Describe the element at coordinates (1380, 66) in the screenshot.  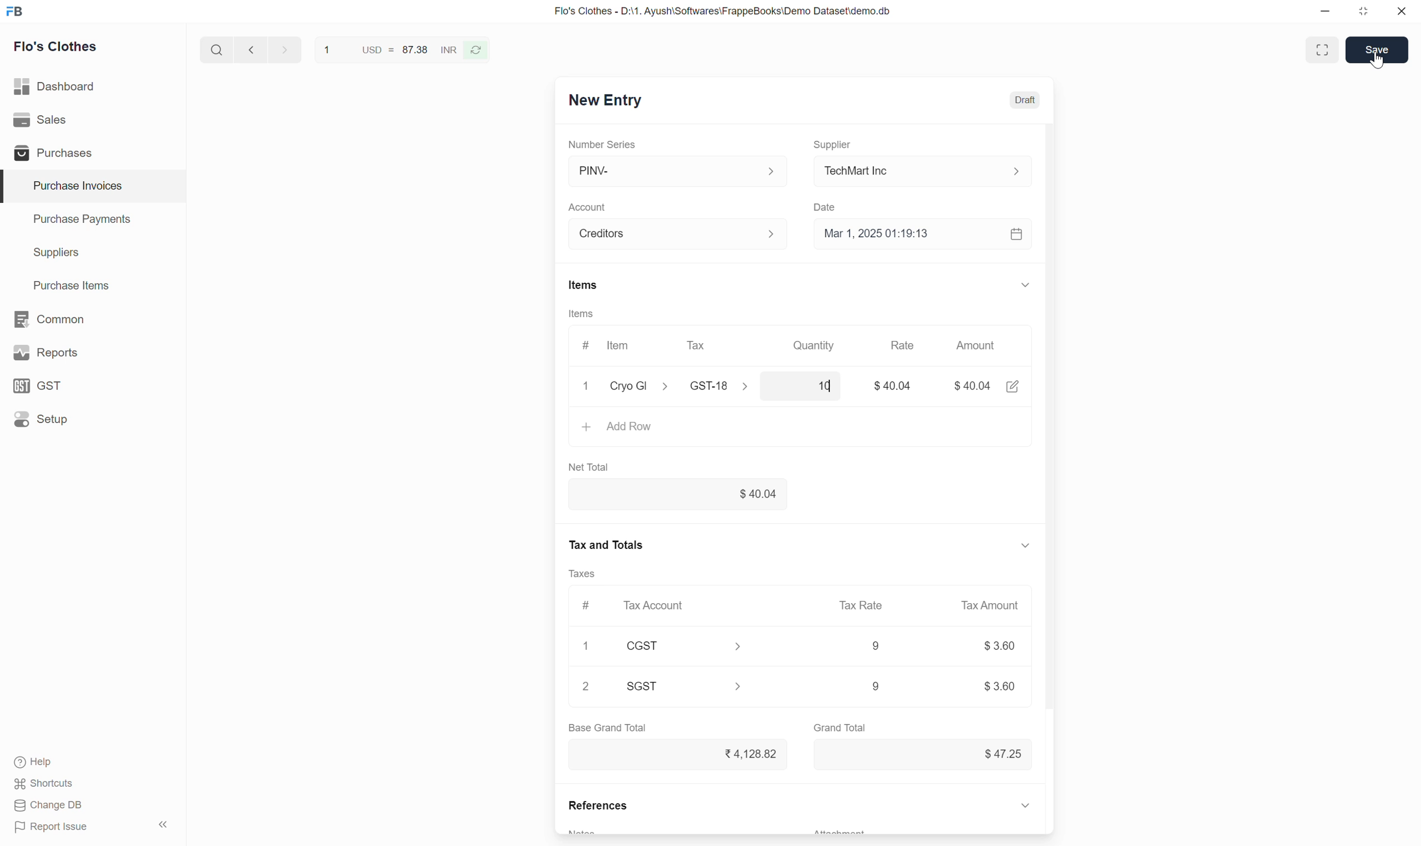
I see `cursor` at that location.